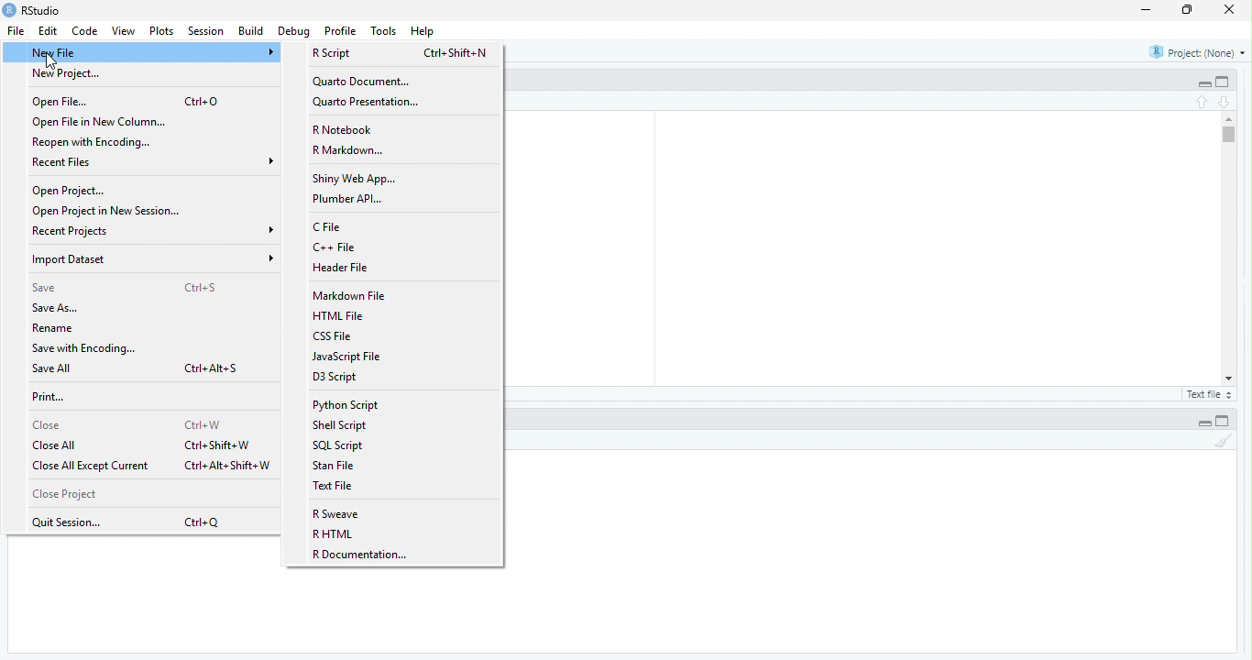  I want to click on Print..., so click(49, 397).